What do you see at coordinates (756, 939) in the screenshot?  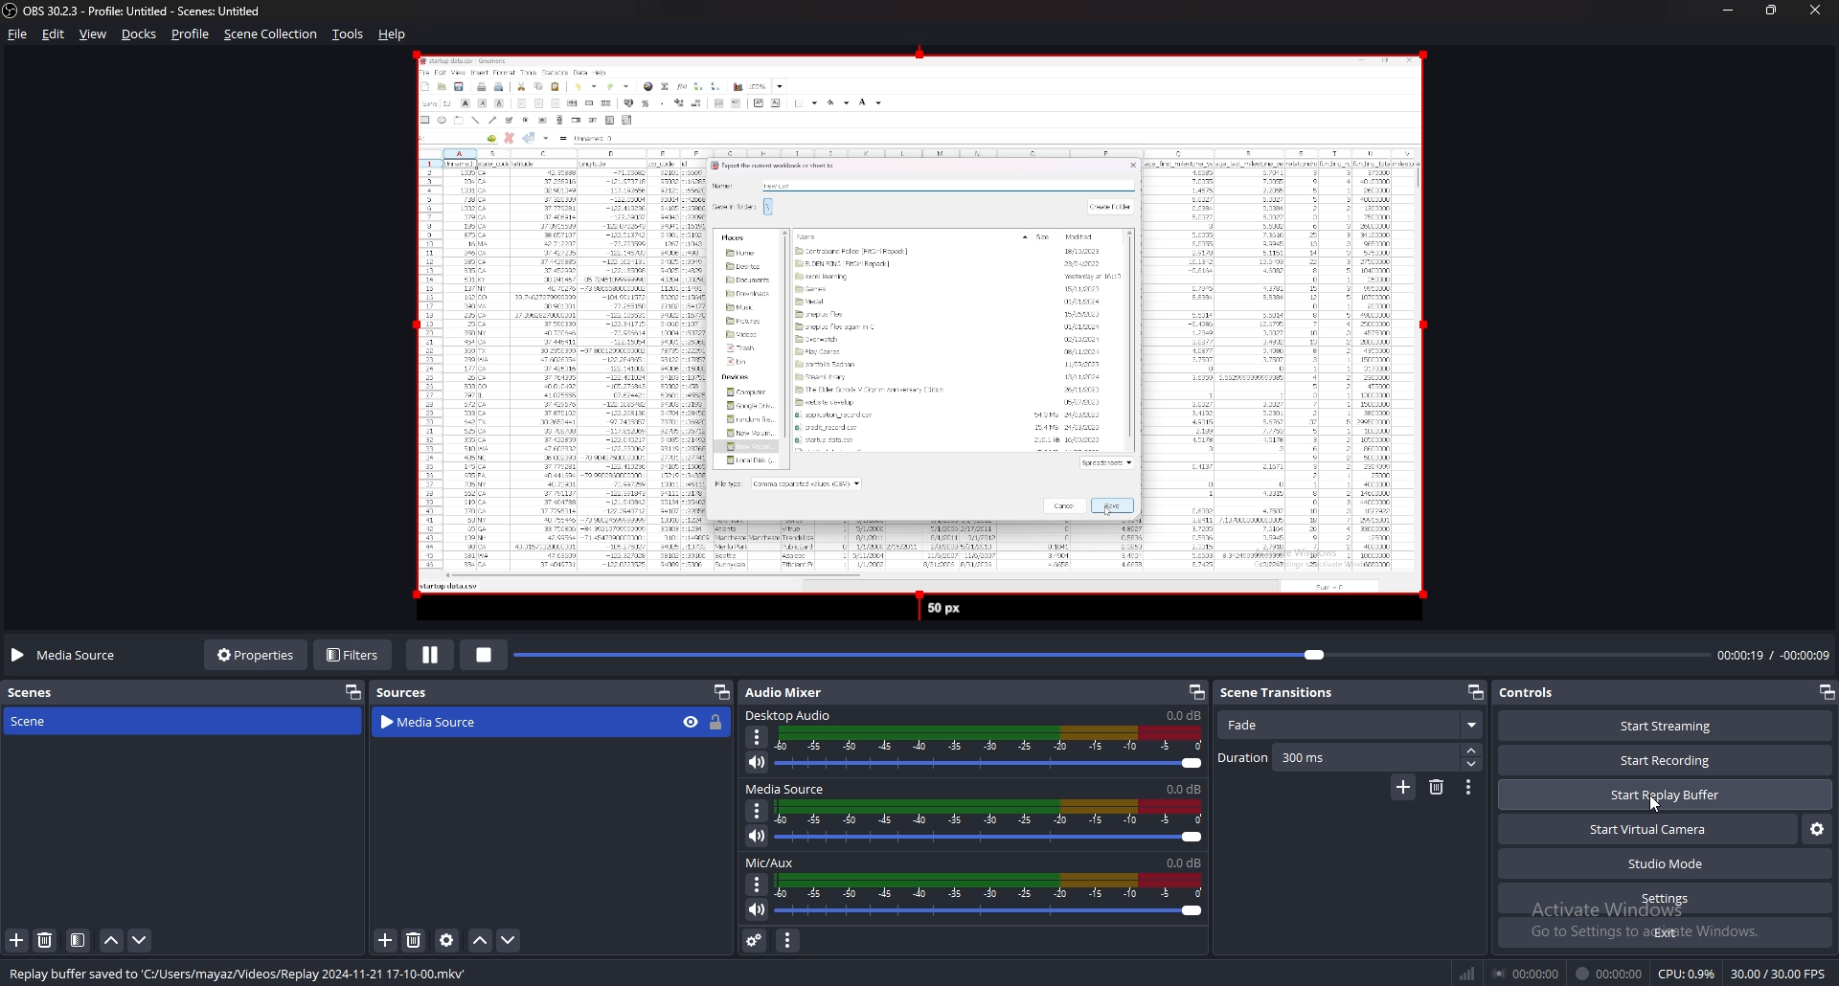 I see `advanced audio properties` at bounding box center [756, 939].